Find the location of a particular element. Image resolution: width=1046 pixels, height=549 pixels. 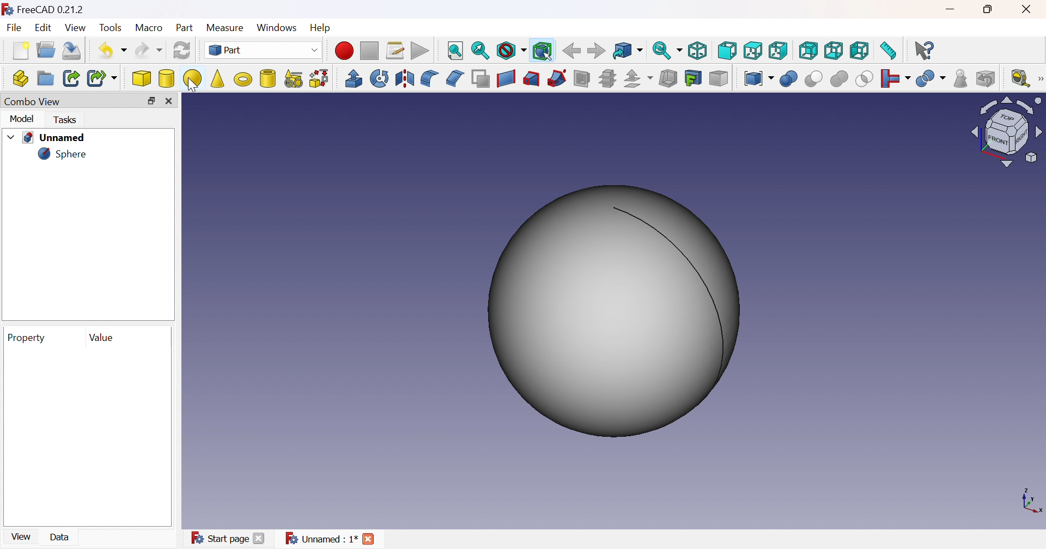

Unnamed is located at coordinates (51, 138).